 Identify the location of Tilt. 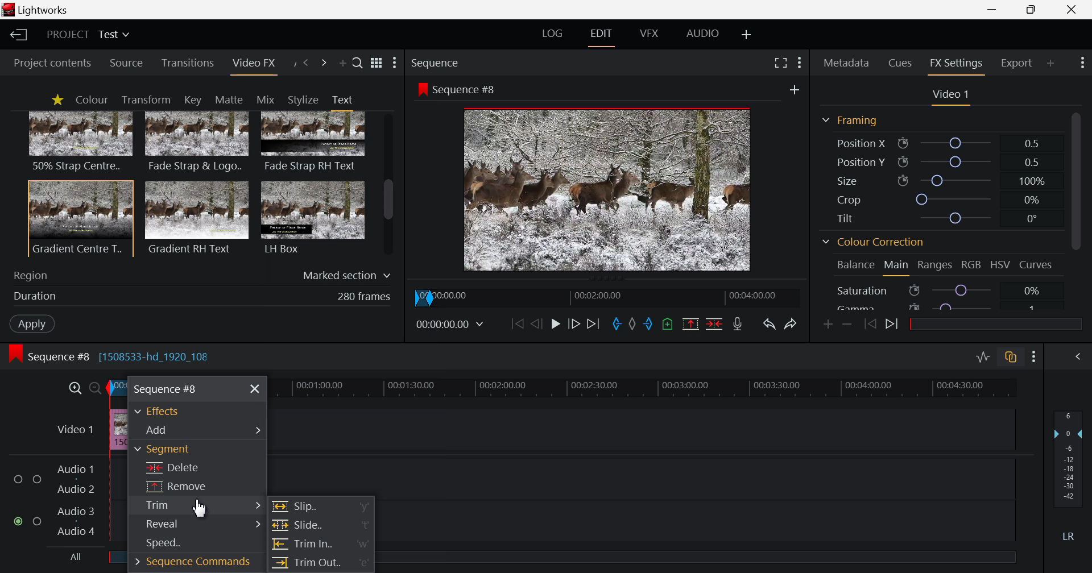
(942, 218).